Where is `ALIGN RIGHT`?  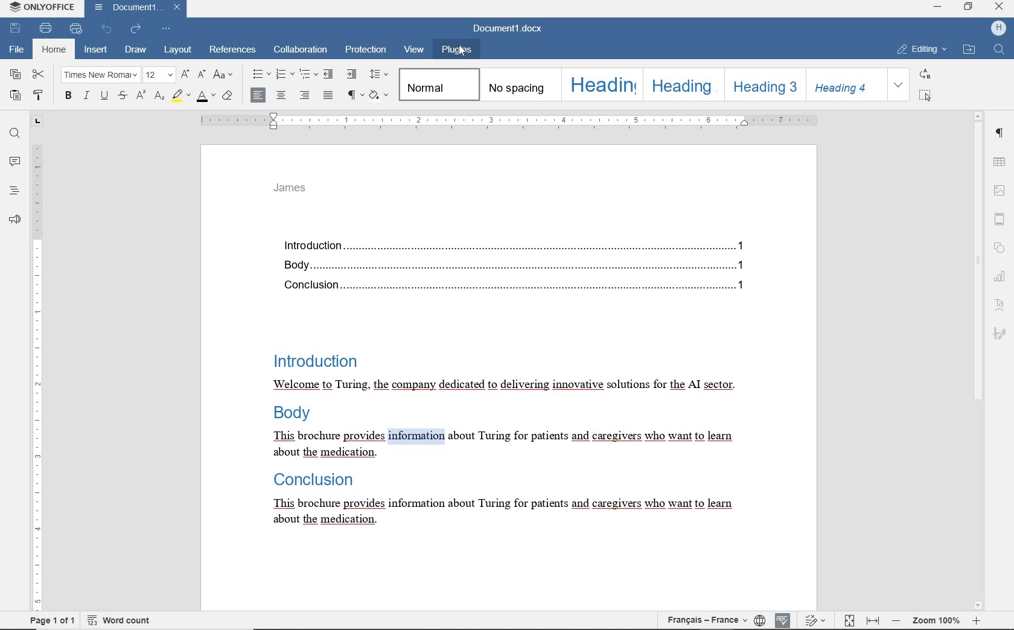
ALIGN RIGHT is located at coordinates (305, 95).